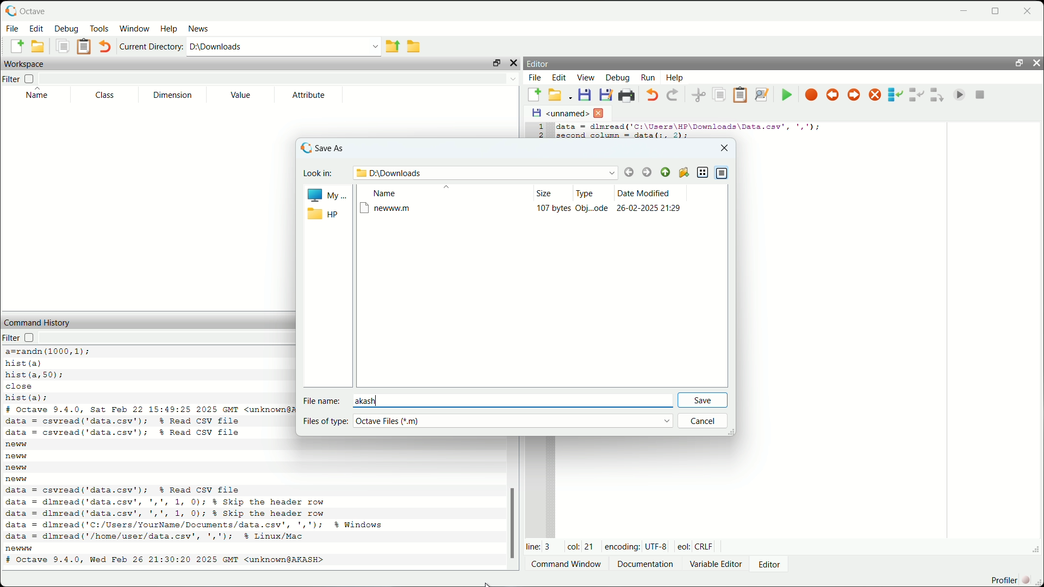 The width and height of the screenshot is (1044, 587). What do you see at coordinates (170, 95) in the screenshot?
I see `dimension` at bounding box center [170, 95].